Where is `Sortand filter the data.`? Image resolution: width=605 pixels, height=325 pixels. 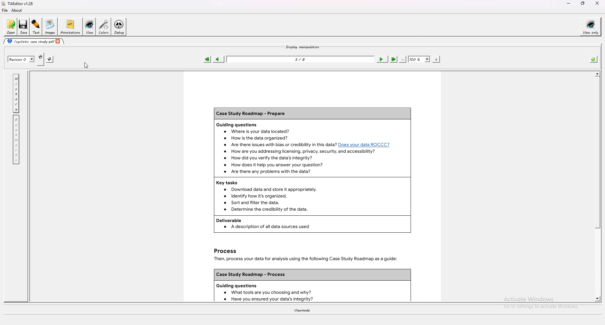 Sortand filter the data. is located at coordinates (256, 203).